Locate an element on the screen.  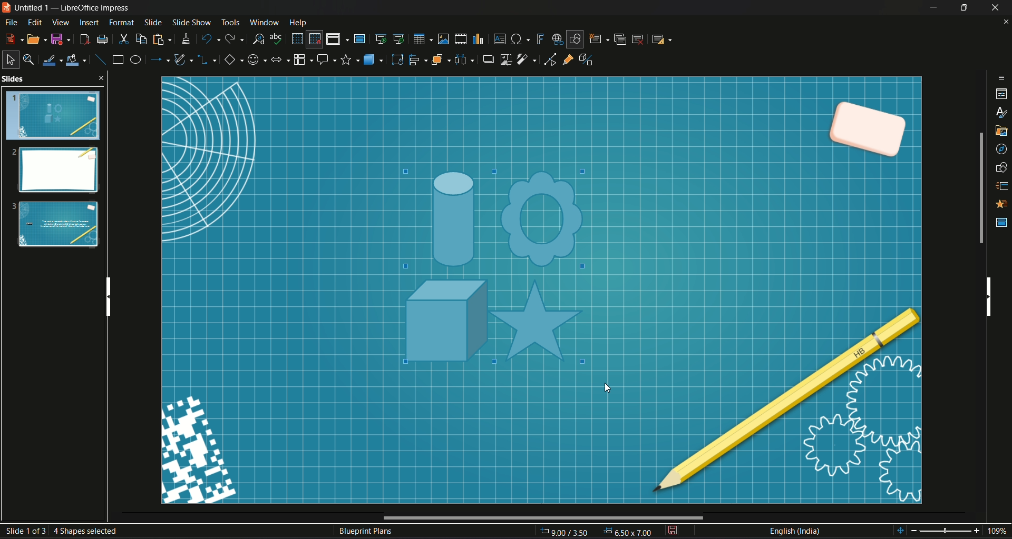
redo is located at coordinates (235, 38).